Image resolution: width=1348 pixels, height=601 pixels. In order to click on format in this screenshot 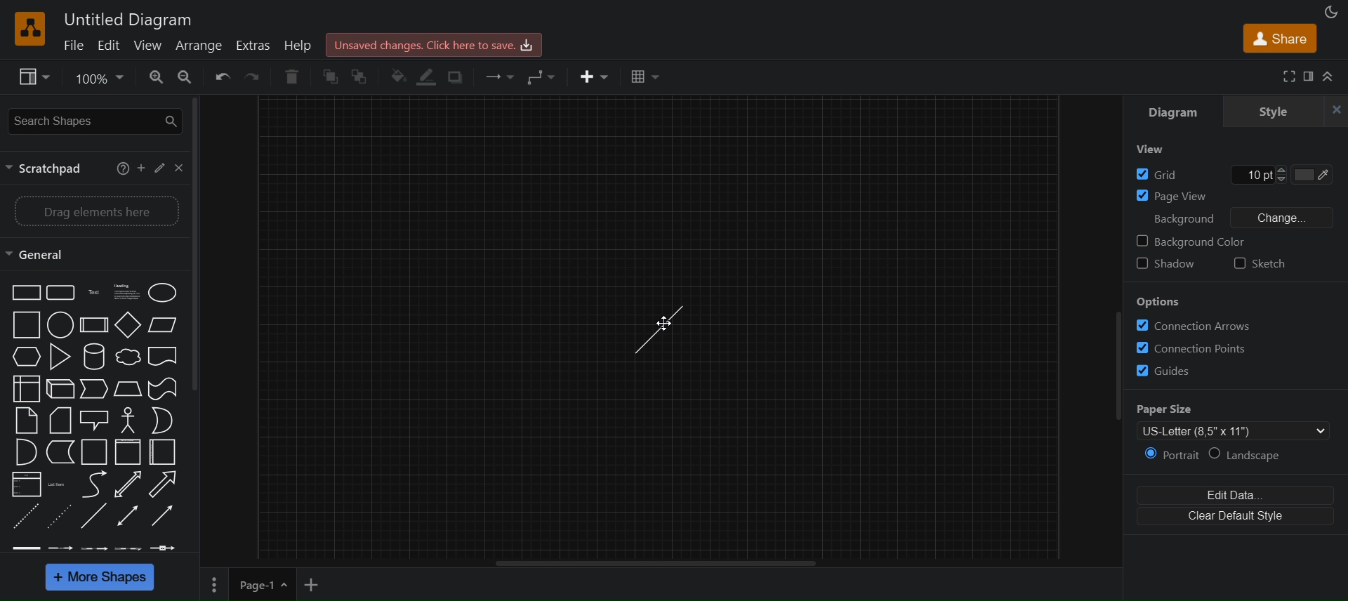, I will do `click(1311, 77)`.